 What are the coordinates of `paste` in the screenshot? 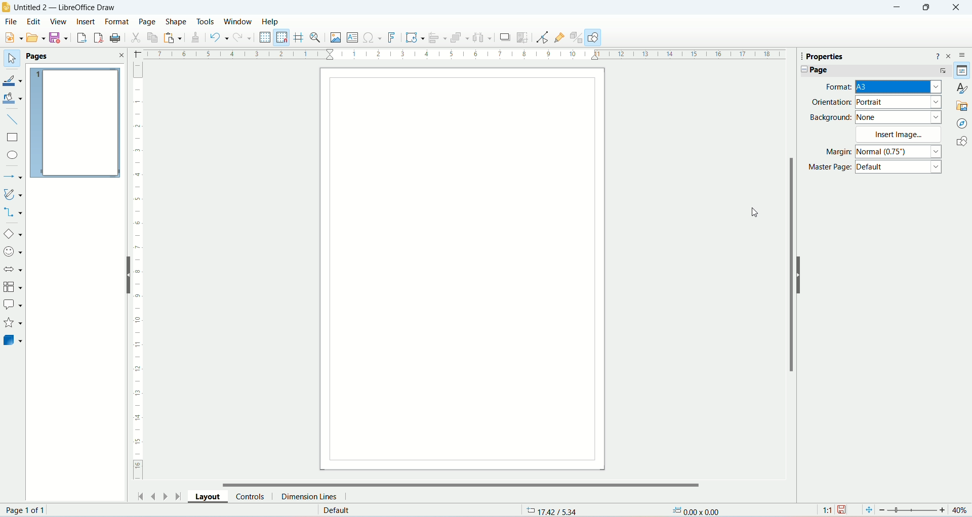 It's located at (175, 38).